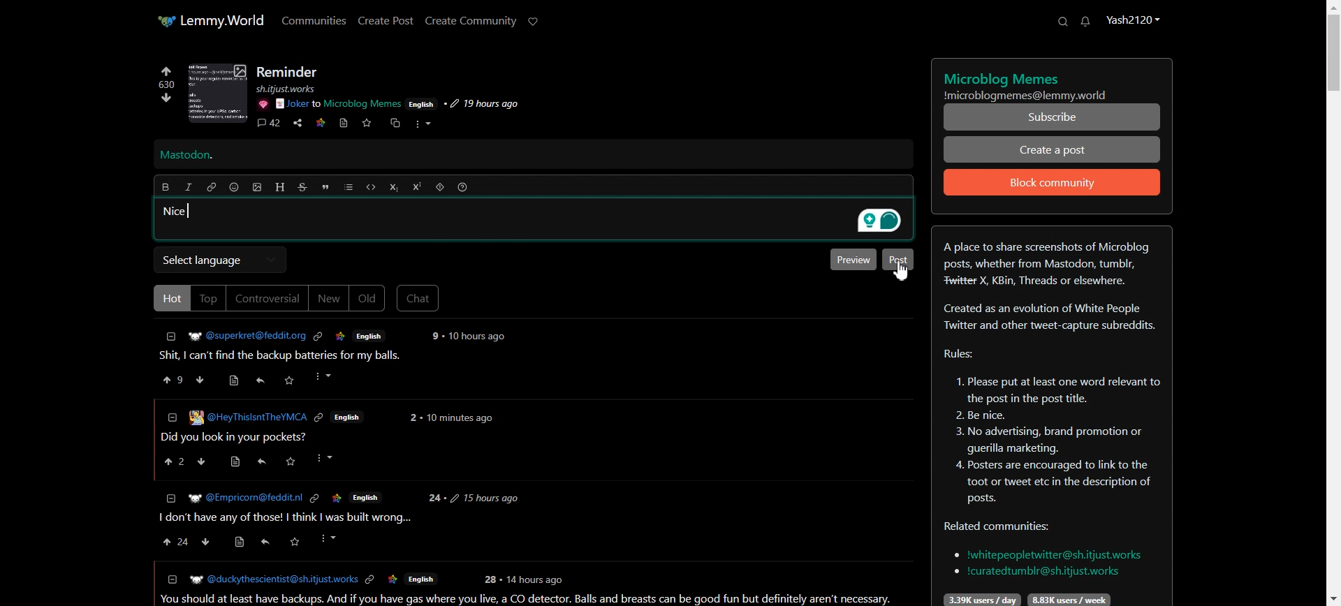 This screenshot has width=1341, height=606. I want to click on superkret@feddit.org, so click(242, 334).